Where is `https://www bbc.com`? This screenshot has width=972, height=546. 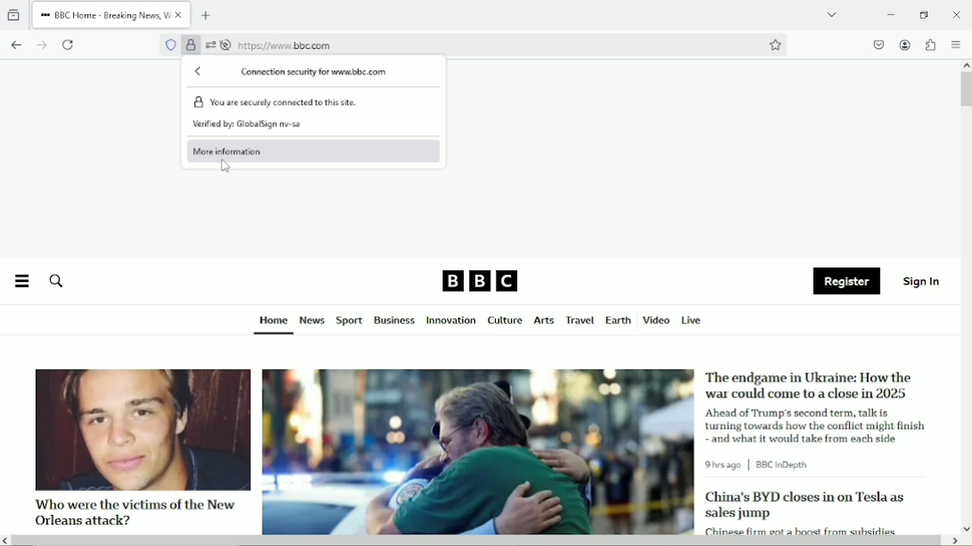
https://www bbc.com is located at coordinates (286, 45).